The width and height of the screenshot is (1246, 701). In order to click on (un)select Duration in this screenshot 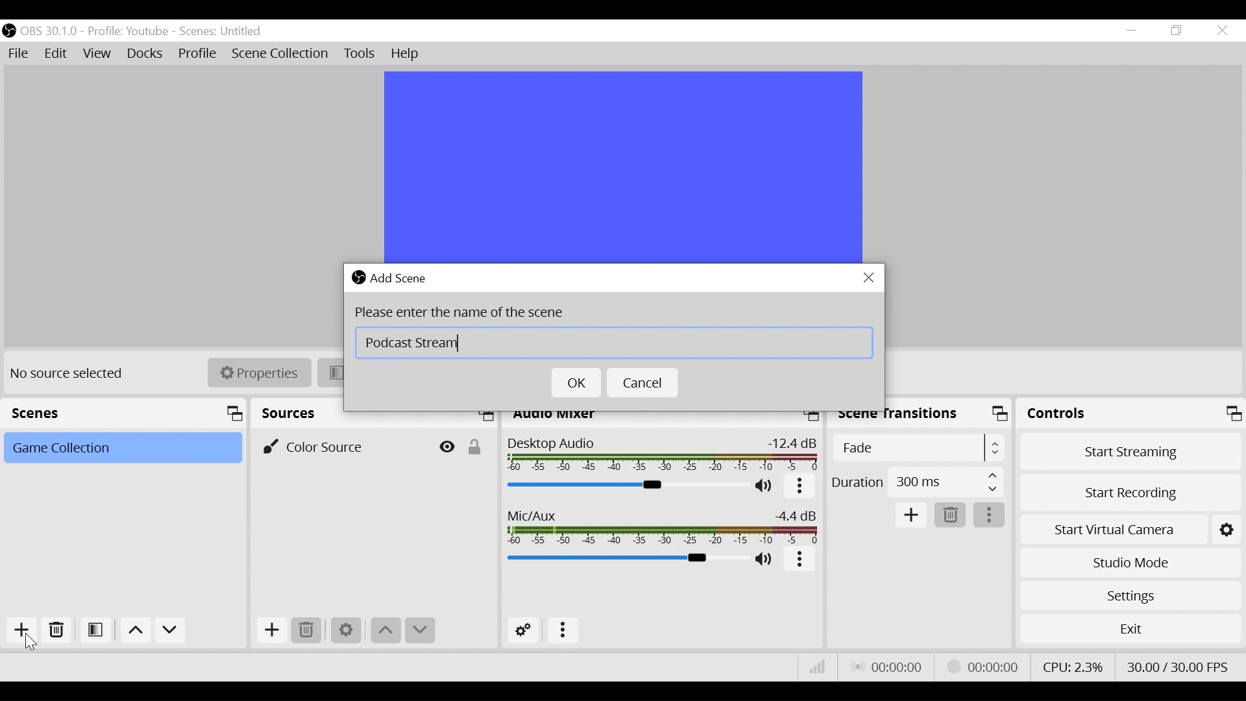, I will do `click(917, 482)`.